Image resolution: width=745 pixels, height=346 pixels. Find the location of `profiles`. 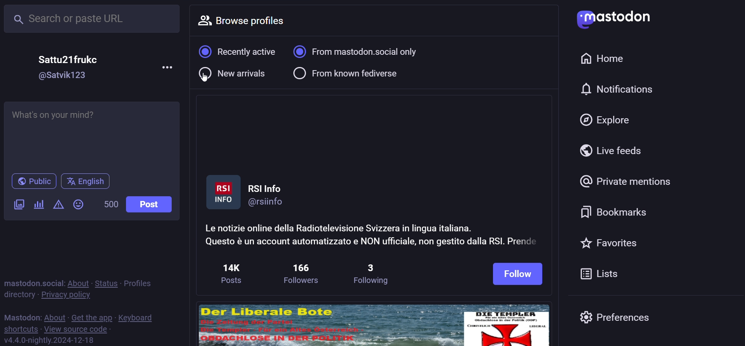

profiles is located at coordinates (143, 283).